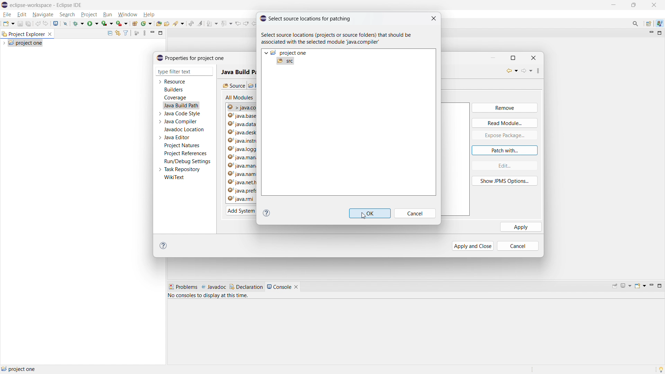 The height and width of the screenshot is (374, 665). Describe the element at coordinates (615, 286) in the screenshot. I see `pin console` at that location.